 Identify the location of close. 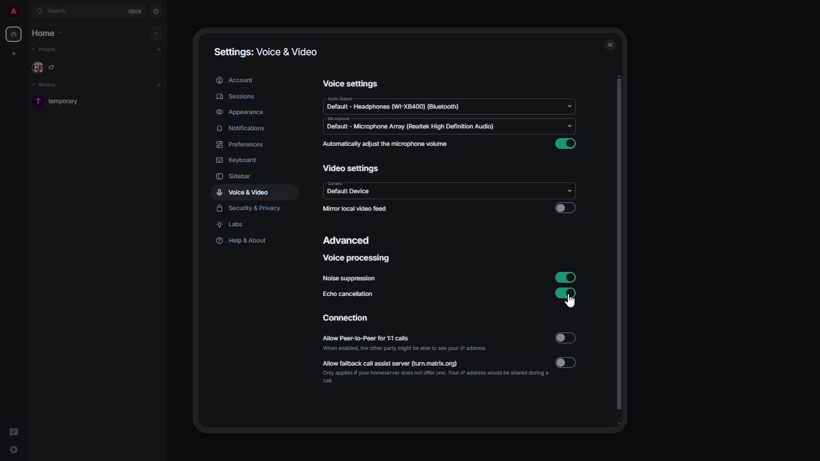
(610, 46).